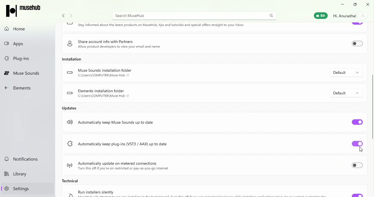  Describe the element at coordinates (356, 195) in the screenshot. I see `Toggle` at that location.